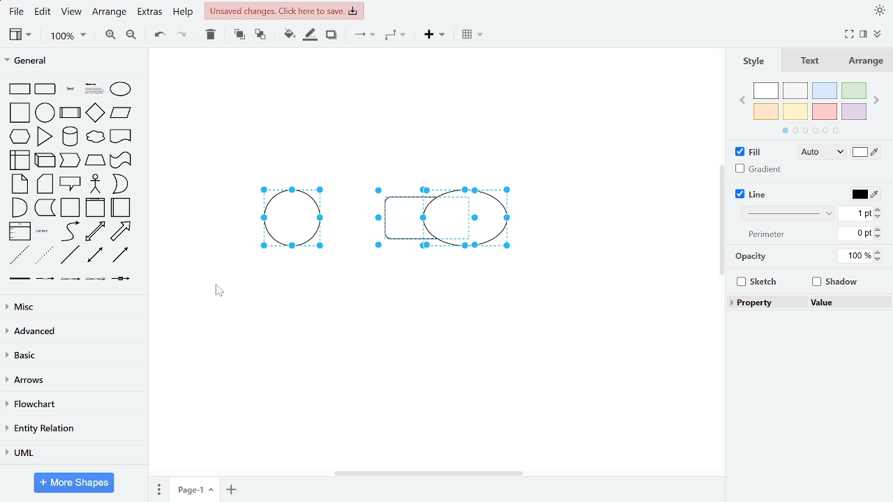 The width and height of the screenshot is (893, 502). Describe the element at coordinates (864, 194) in the screenshot. I see `line color` at that location.